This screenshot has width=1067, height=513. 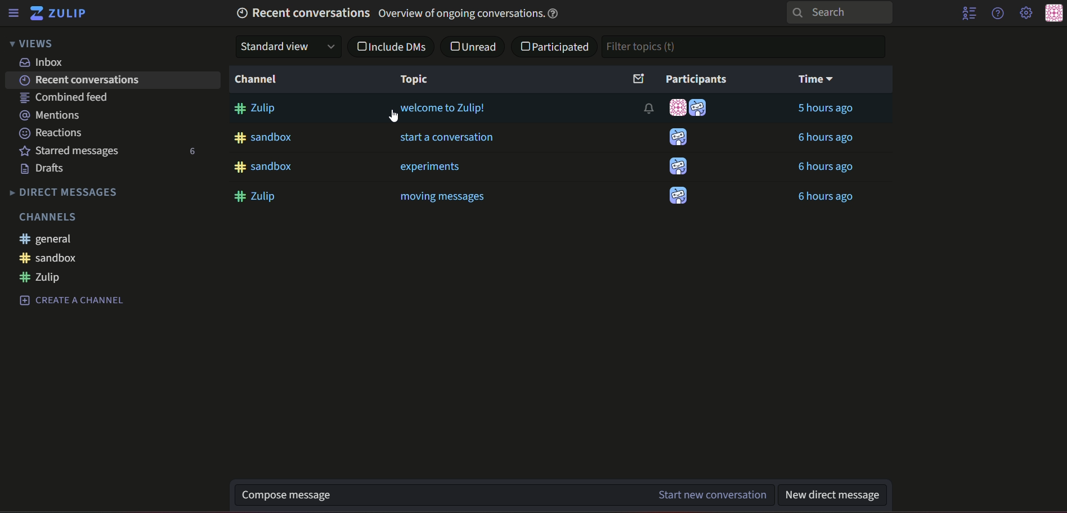 What do you see at coordinates (51, 114) in the screenshot?
I see `Mentions` at bounding box center [51, 114].